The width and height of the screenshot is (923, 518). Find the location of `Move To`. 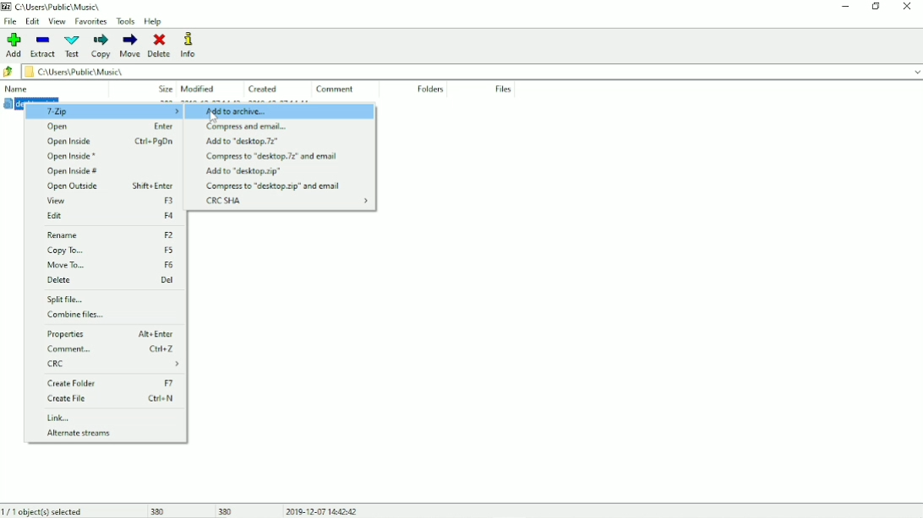

Move To is located at coordinates (109, 265).